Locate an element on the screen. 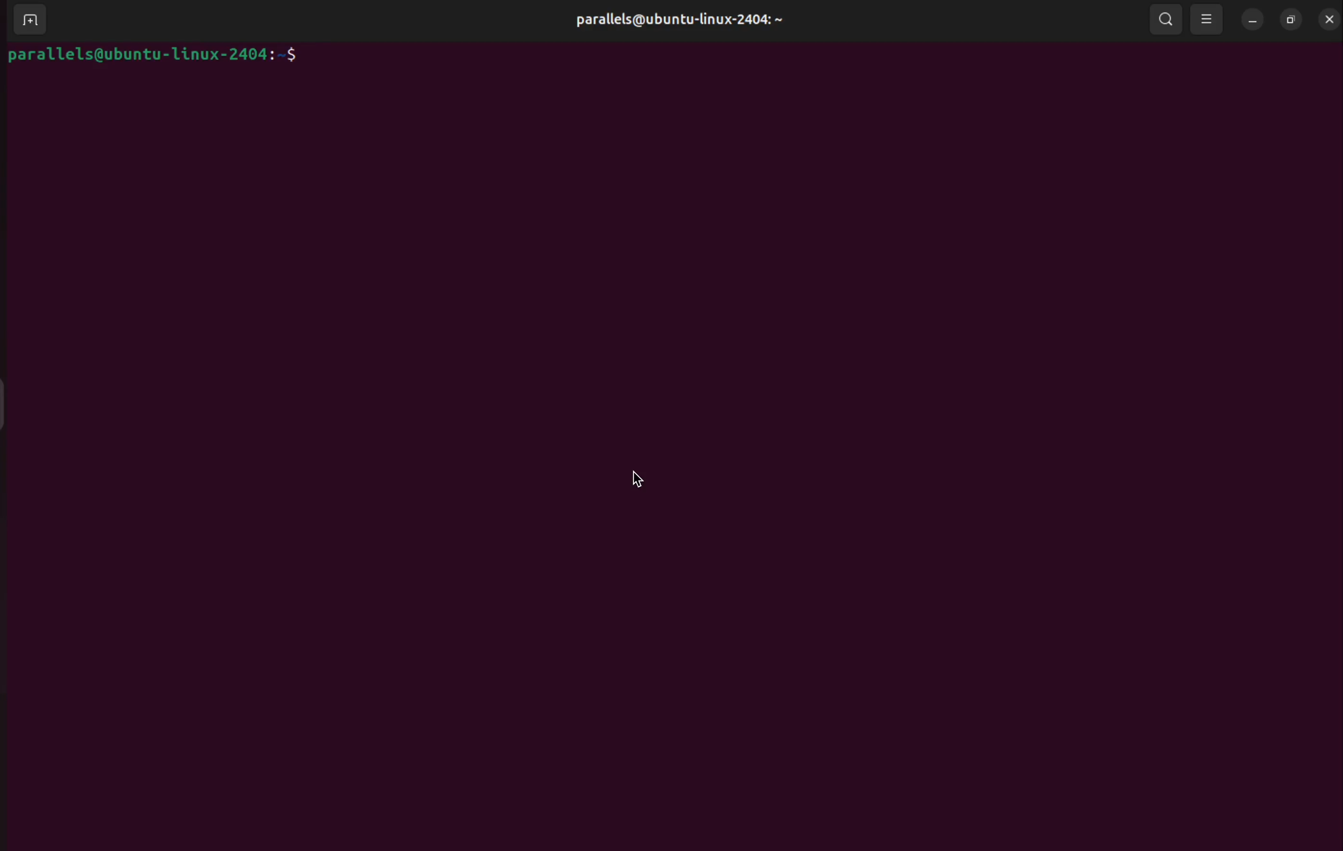 This screenshot has height=851, width=1343. minimize is located at coordinates (1253, 19).